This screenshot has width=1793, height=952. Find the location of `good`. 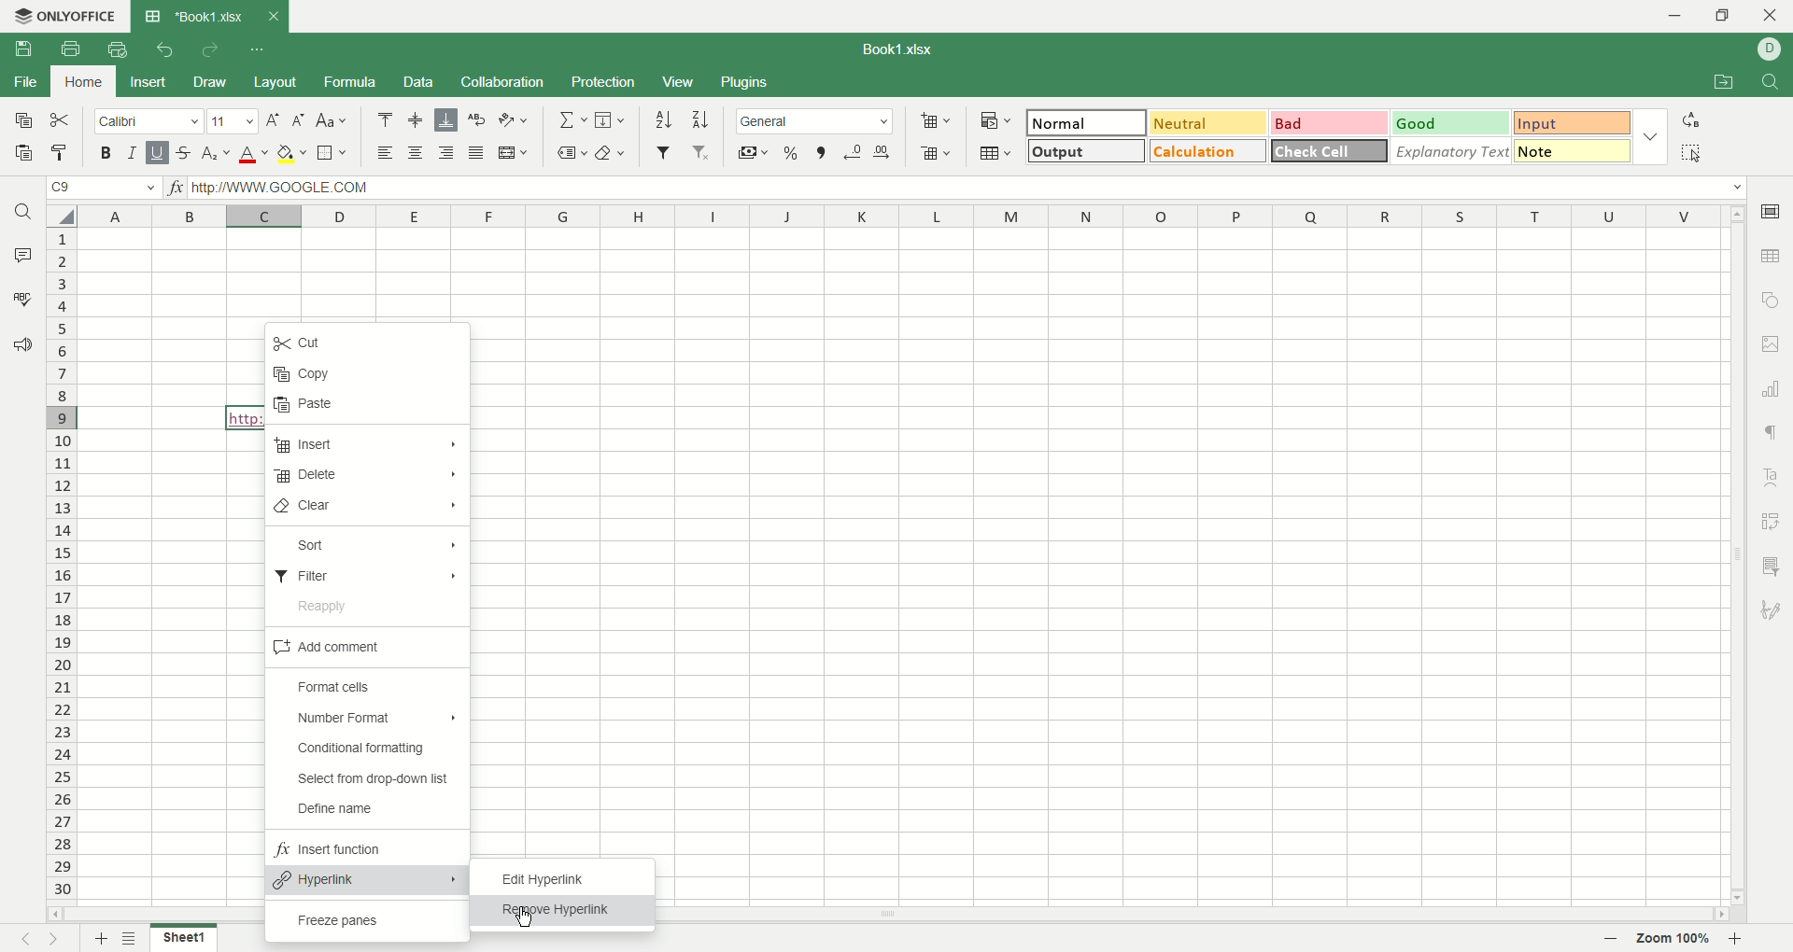

good is located at coordinates (1449, 122).